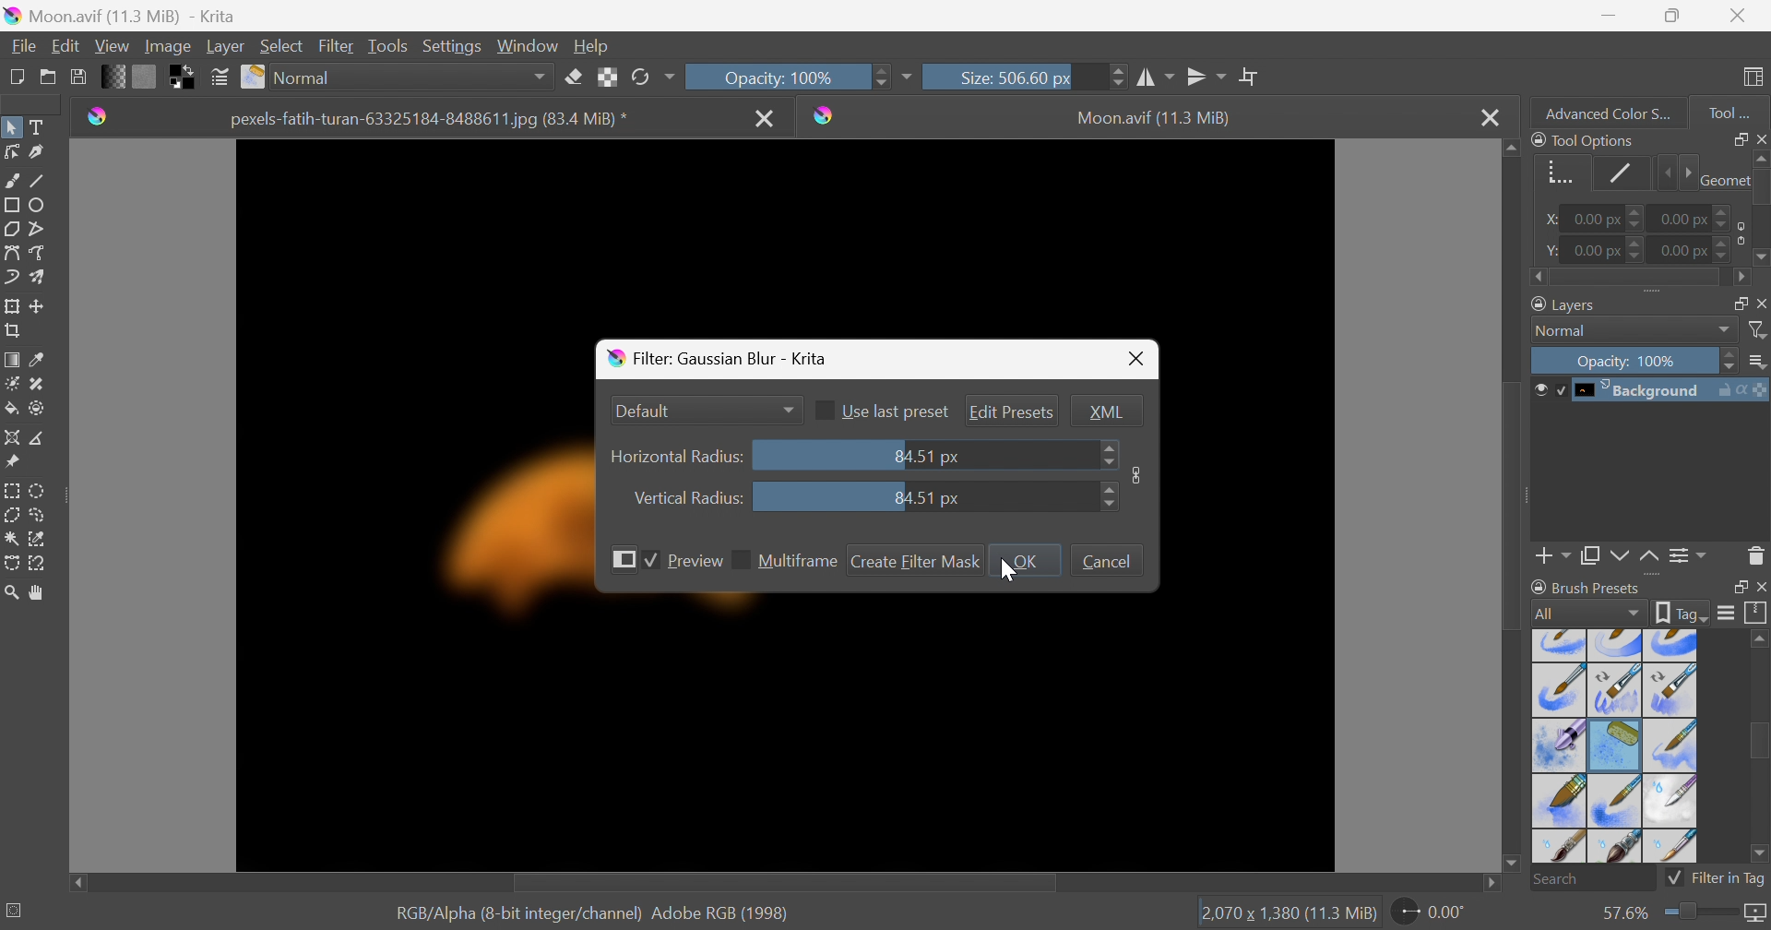  I want to click on No selection, so click(16, 910).